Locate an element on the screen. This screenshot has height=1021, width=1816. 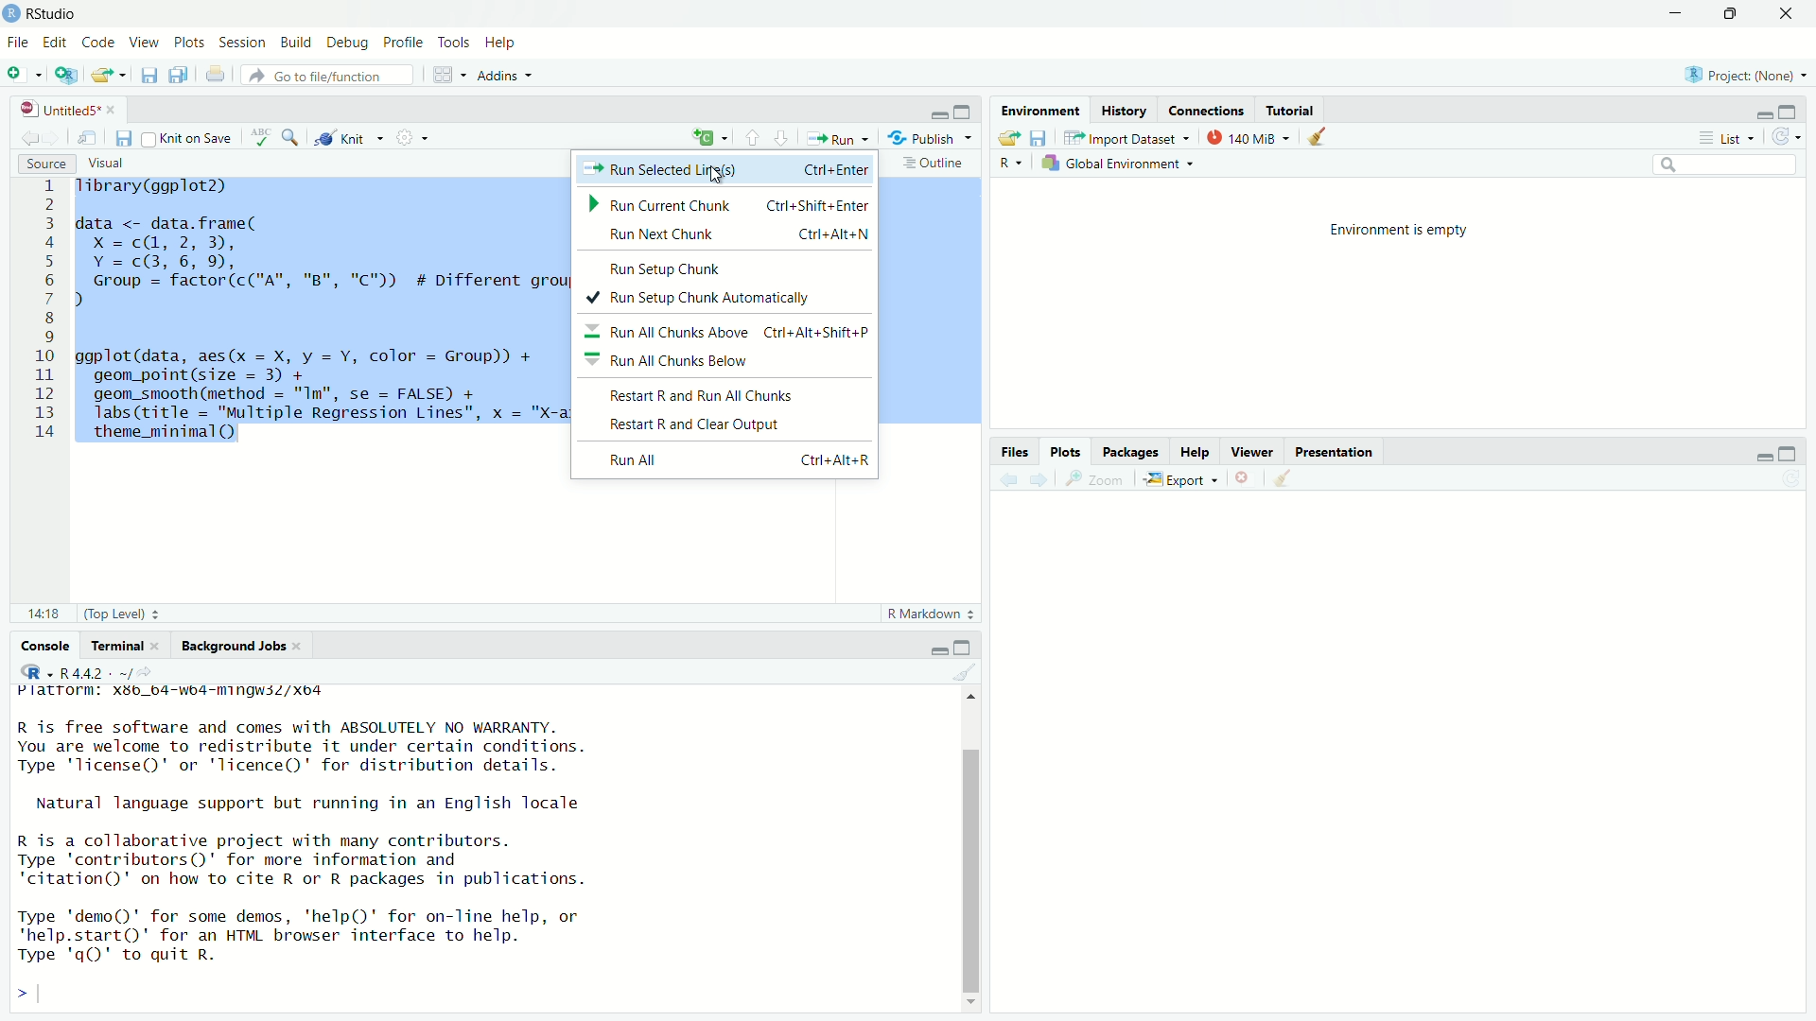
Build is located at coordinates (295, 43).